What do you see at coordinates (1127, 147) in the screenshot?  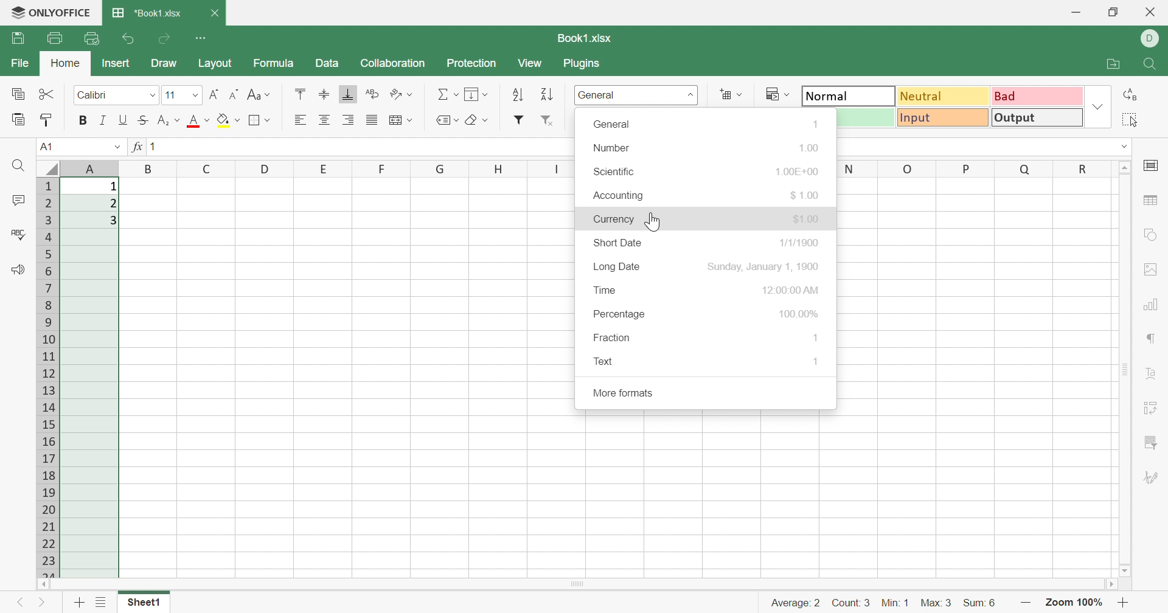 I see `Drop down` at bounding box center [1127, 147].